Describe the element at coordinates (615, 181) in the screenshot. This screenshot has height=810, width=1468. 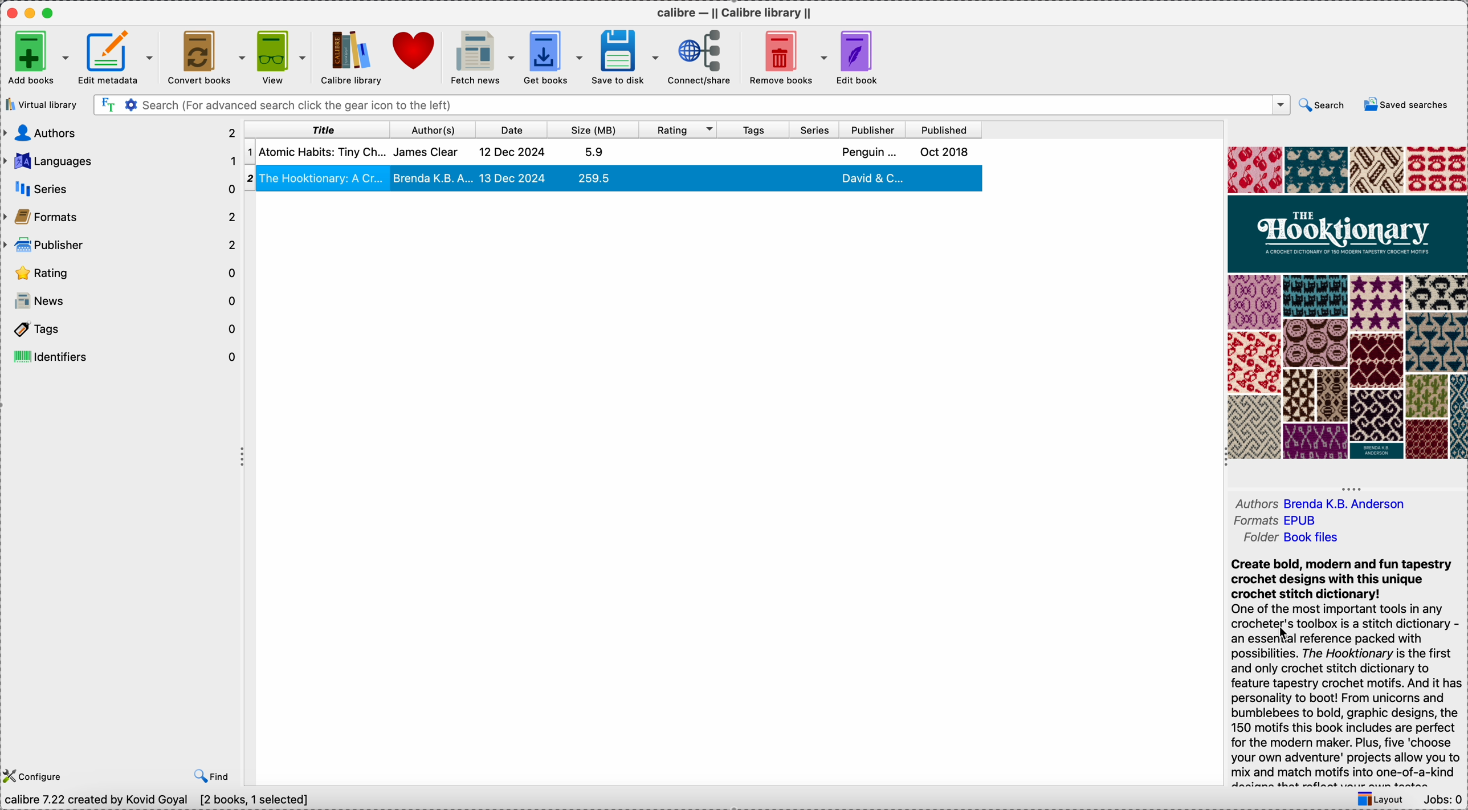
I see `The Hooktionary book details selected` at that location.